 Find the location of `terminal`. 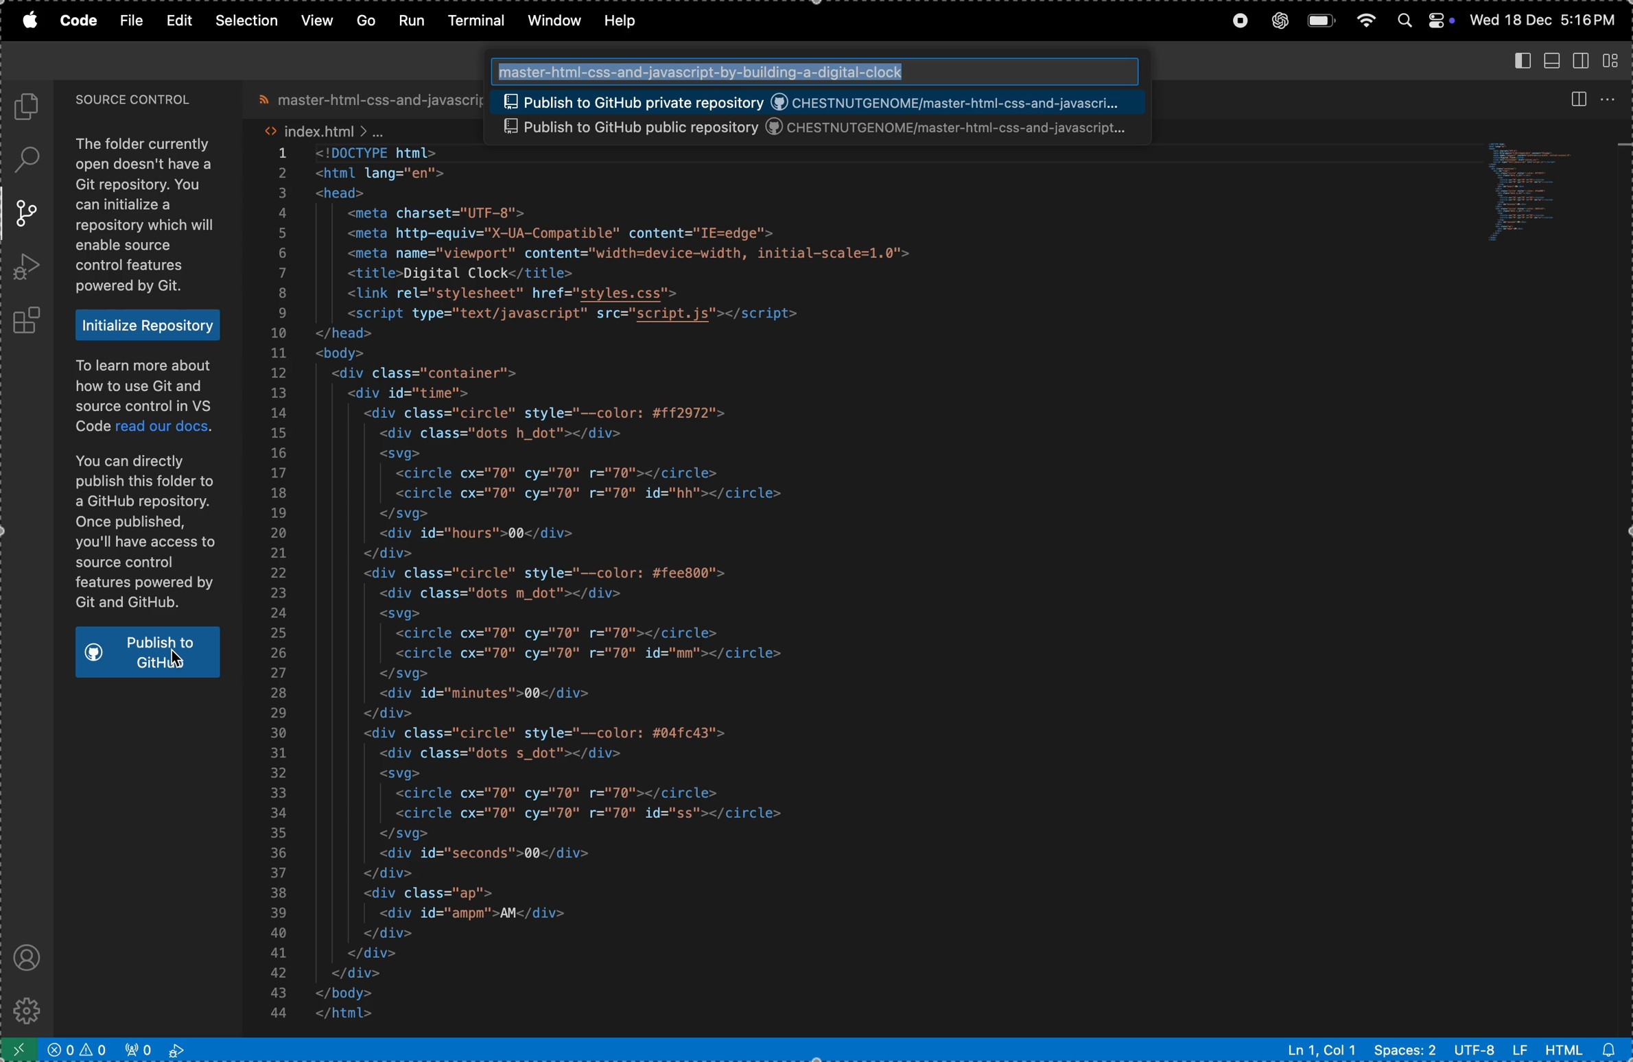

terminal is located at coordinates (471, 20).